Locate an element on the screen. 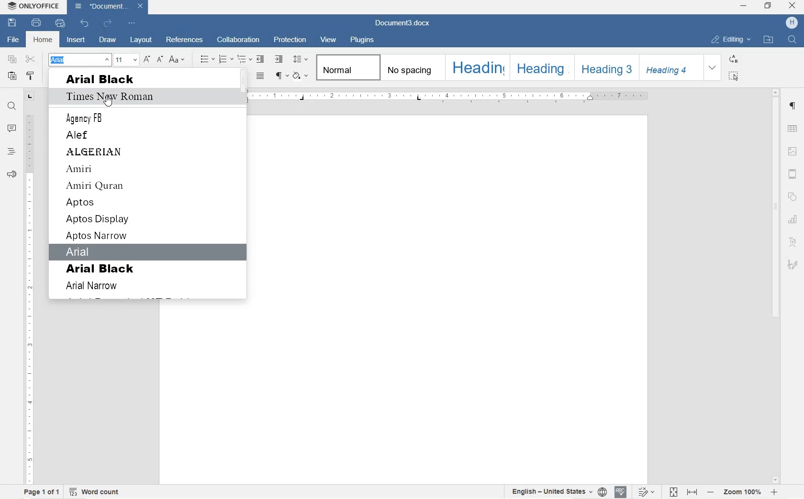 Image resolution: width=804 pixels, height=499 pixels. NUMBERING is located at coordinates (224, 59).